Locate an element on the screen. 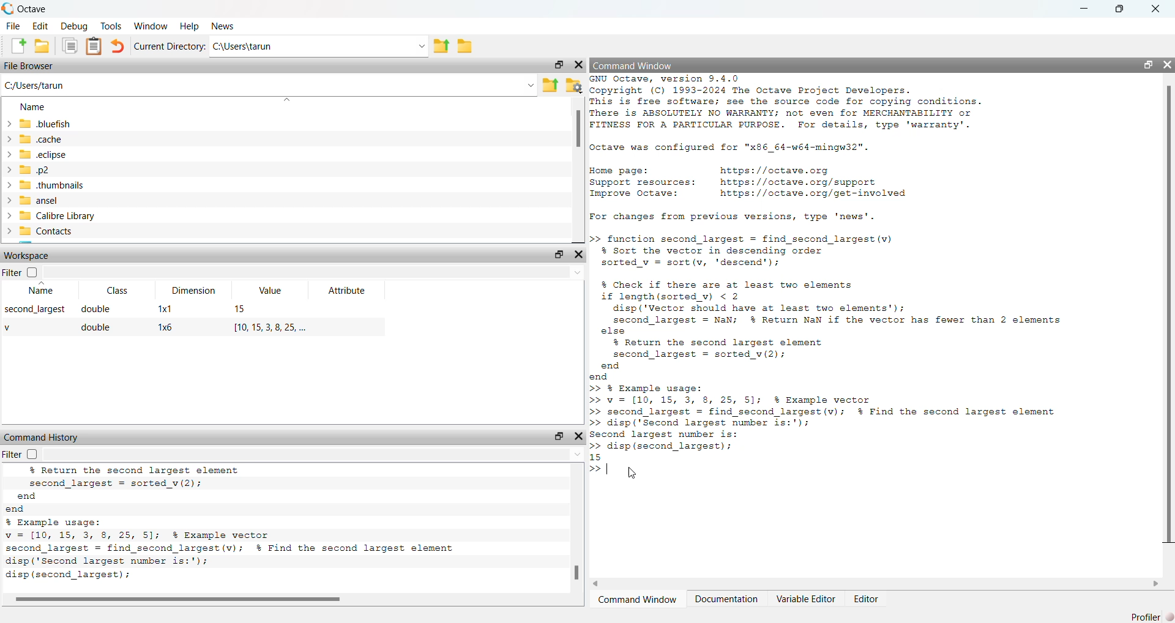 Image resolution: width=1175 pixels, height=623 pixels. one directory up is located at coordinates (551, 84).